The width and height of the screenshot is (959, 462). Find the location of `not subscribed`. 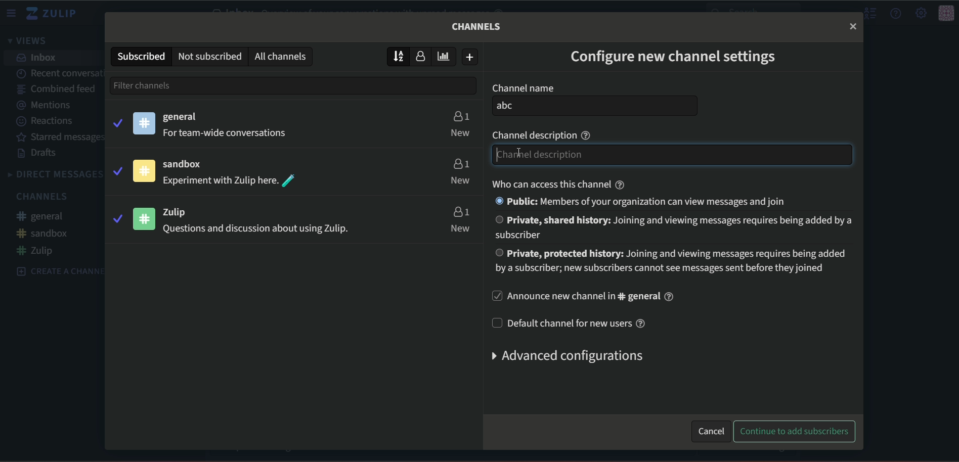

not subscribed is located at coordinates (209, 56).